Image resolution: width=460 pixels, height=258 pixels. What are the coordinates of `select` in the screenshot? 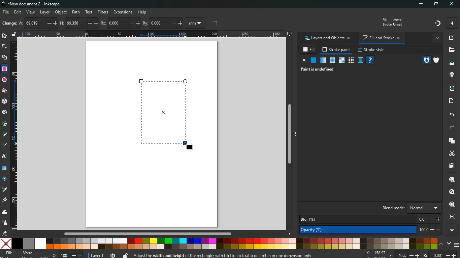 It's located at (4, 36).